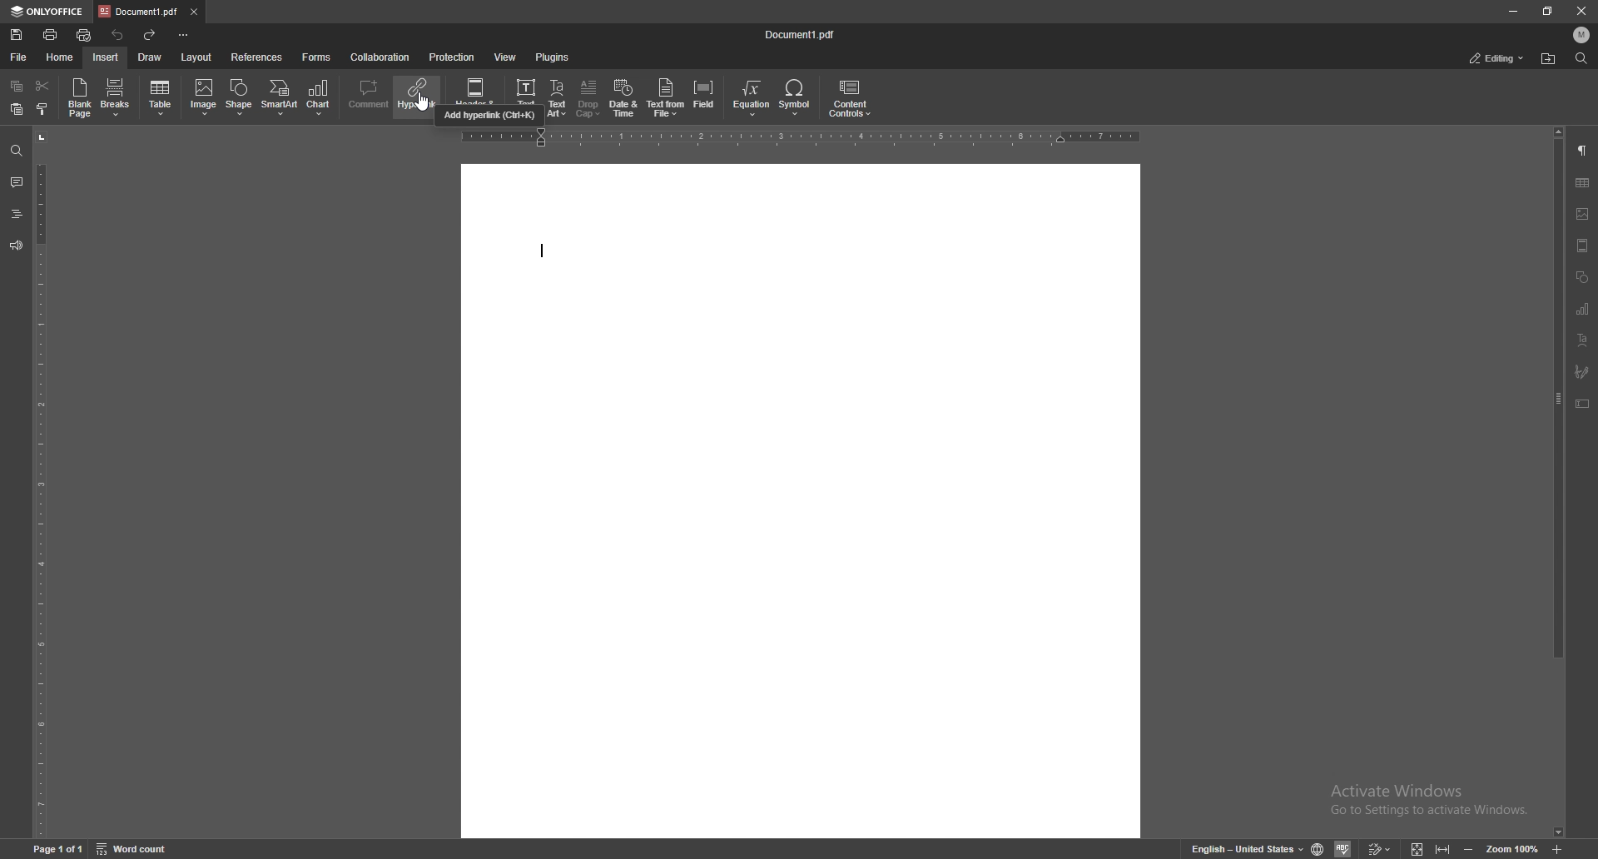 The width and height of the screenshot is (1598, 859). What do you see at coordinates (151, 34) in the screenshot?
I see `redo` at bounding box center [151, 34].